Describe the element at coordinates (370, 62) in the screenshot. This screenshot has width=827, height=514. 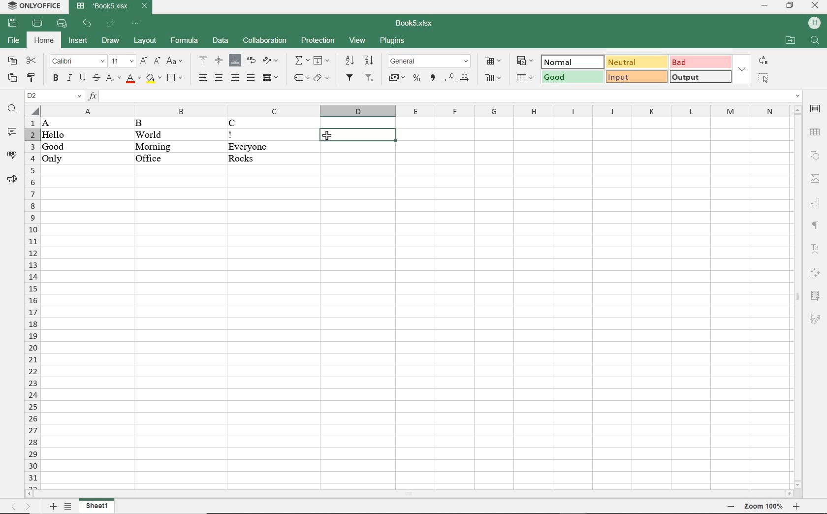
I see `sort descending` at that location.